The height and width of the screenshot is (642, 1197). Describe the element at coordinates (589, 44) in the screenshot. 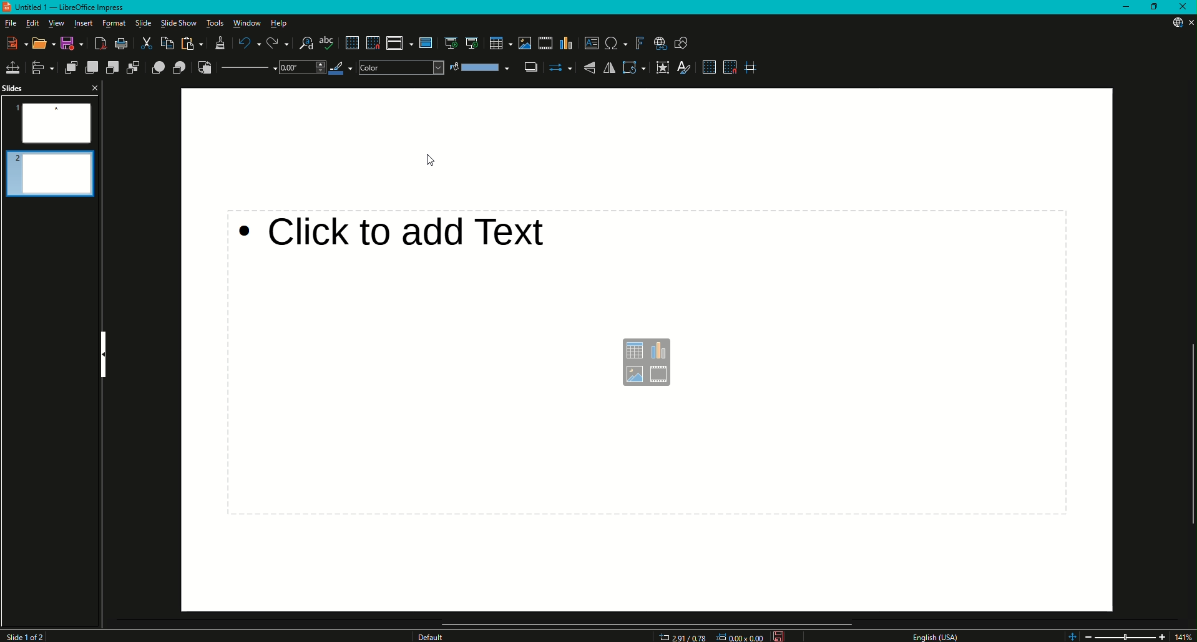

I see `Insert Textbox` at that location.